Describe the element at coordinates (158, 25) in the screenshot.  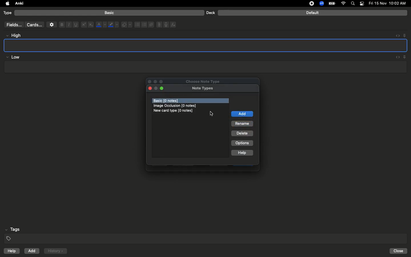
I see `File` at that location.